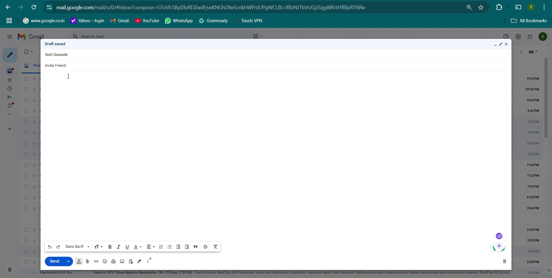  I want to click on Insert picture, so click(122, 261).